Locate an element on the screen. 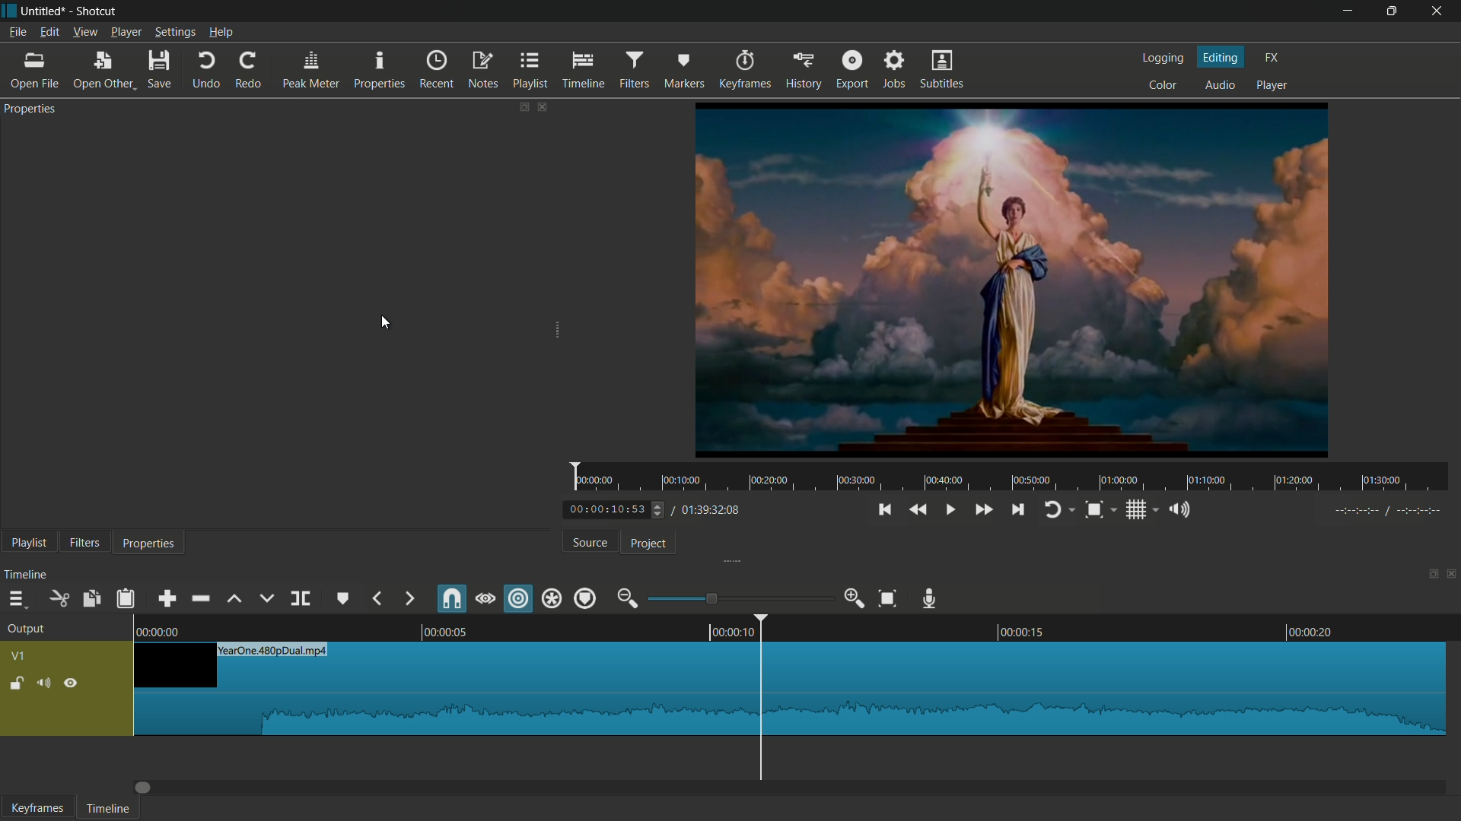 Image resolution: width=1461 pixels, height=821 pixels. zoom out is located at coordinates (624, 599).